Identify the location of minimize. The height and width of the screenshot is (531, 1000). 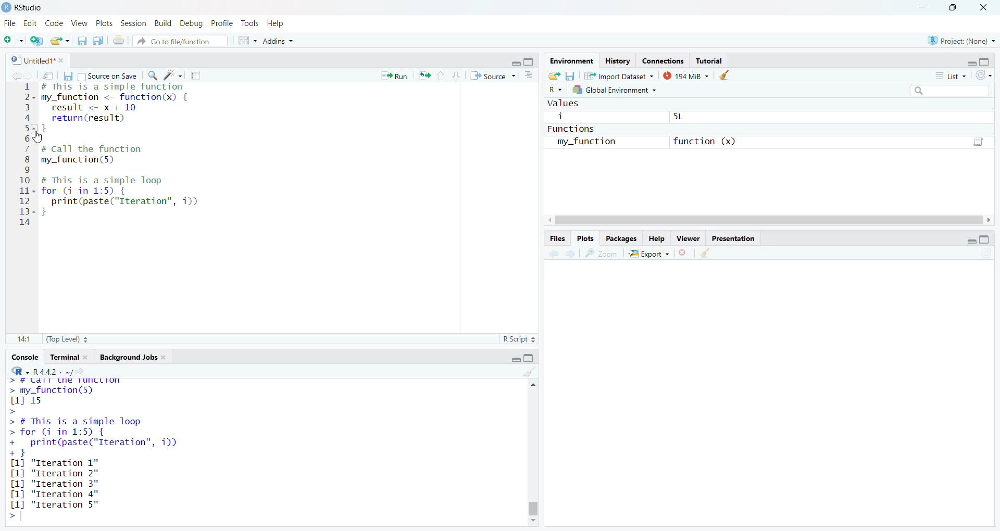
(922, 6).